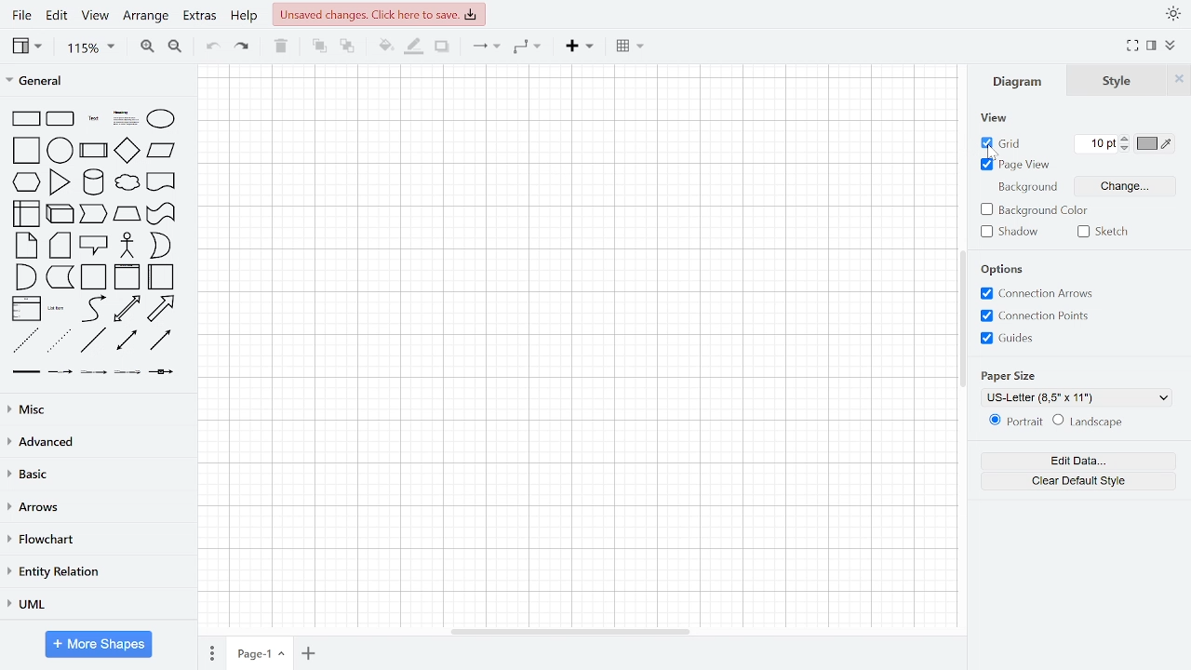 The image size is (1191, 670). What do you see at coordinates (26, 310) in the screenshot?
I see `list` at bounding box center [26, 310].